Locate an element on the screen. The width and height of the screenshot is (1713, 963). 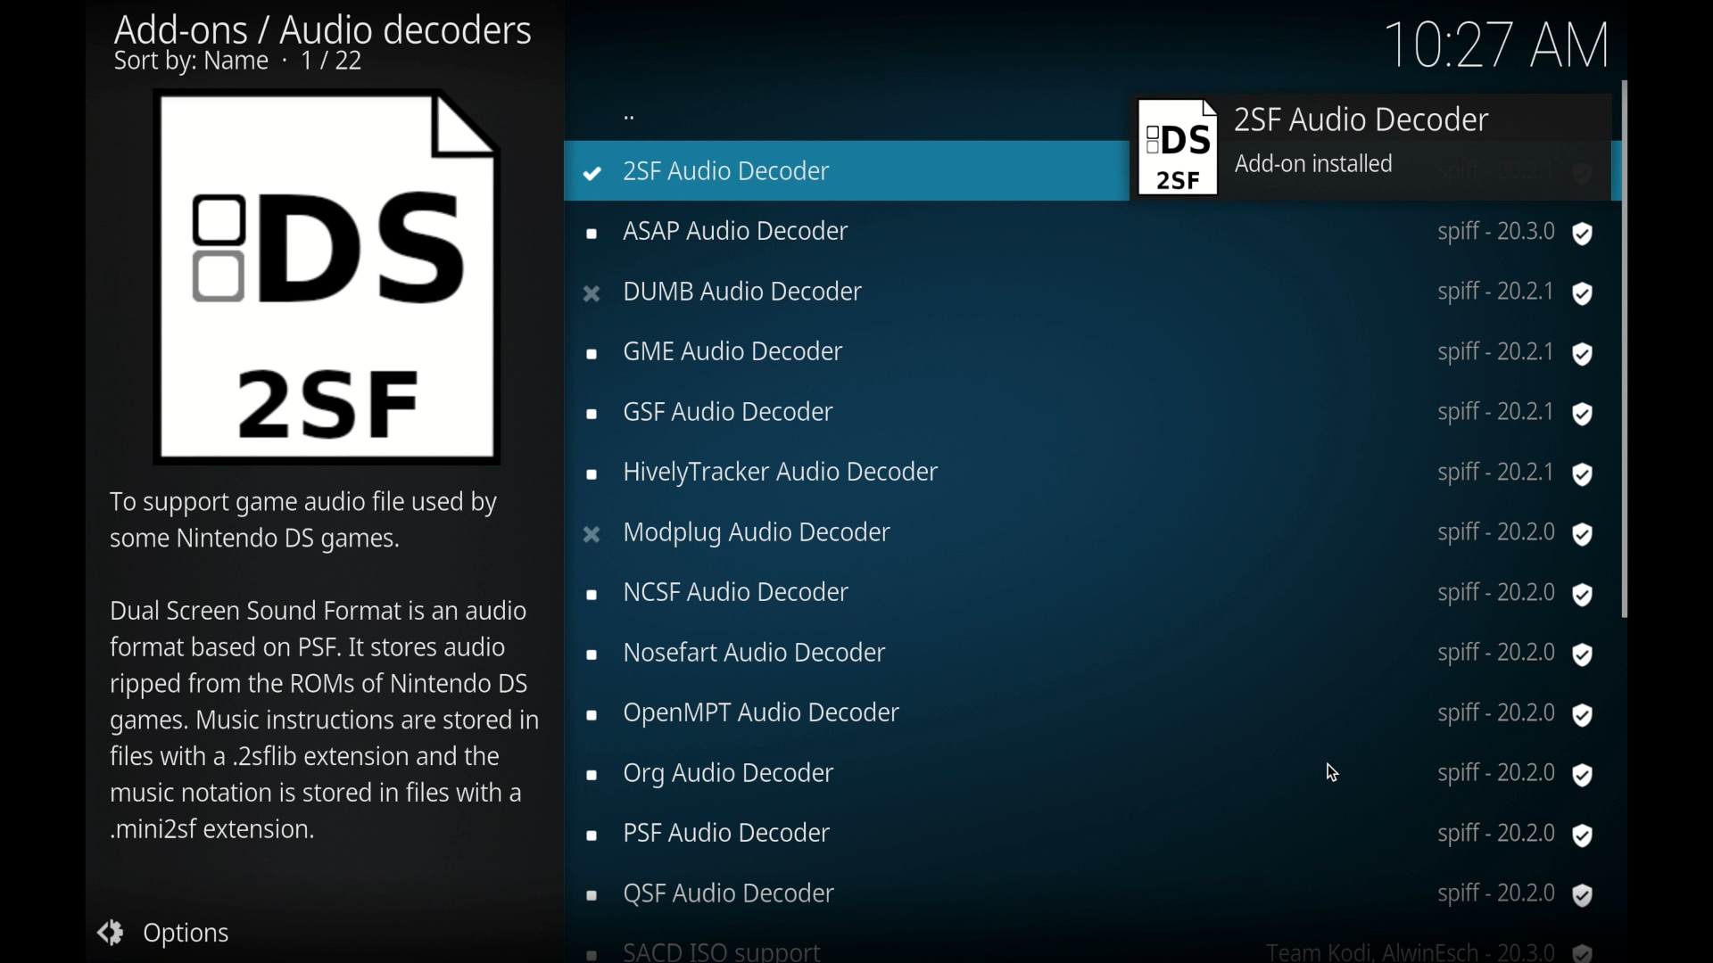
nosefart audio decoder is located at coordinates (1090, 654).